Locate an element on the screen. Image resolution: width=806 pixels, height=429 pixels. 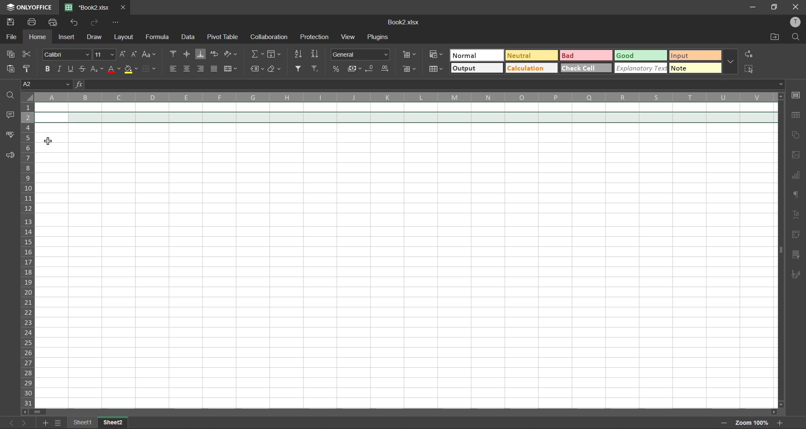
customize quick access toolbar is located at coordinates (116, 22).